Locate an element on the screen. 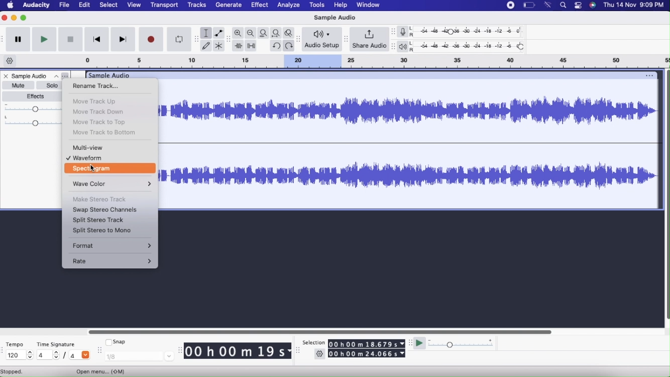 The width and height of the screenshot is (670, 377). Home is located at coordinates (11, 6).